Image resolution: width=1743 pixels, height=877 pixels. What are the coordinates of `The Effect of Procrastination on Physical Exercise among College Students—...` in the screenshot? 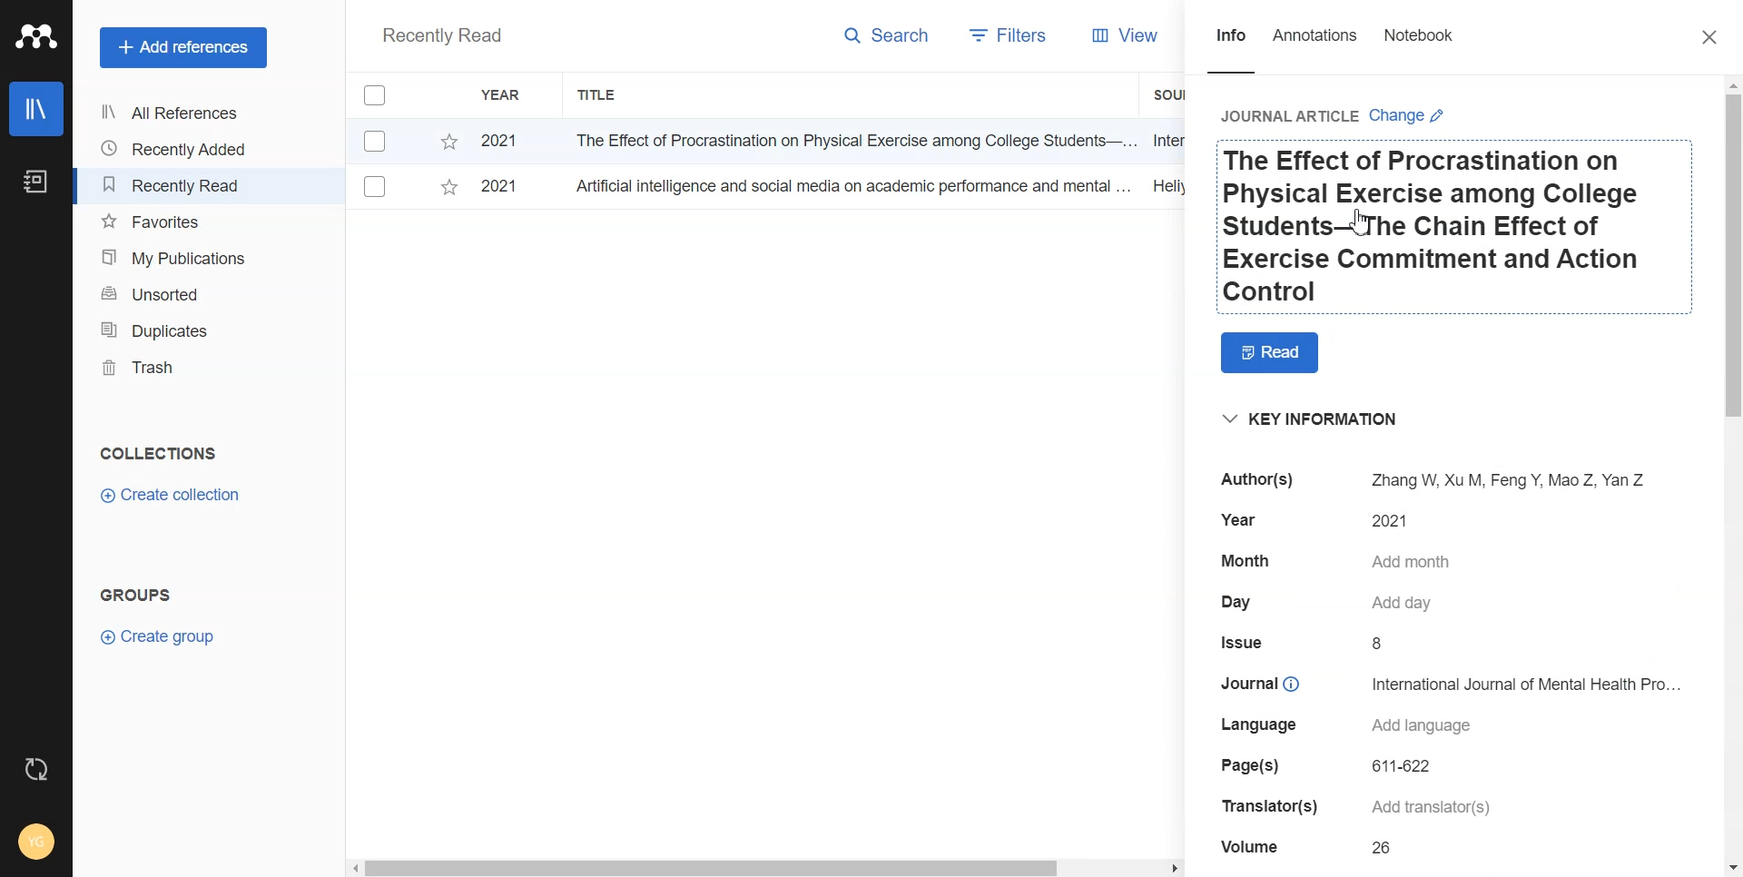 It's located at (849, 140).